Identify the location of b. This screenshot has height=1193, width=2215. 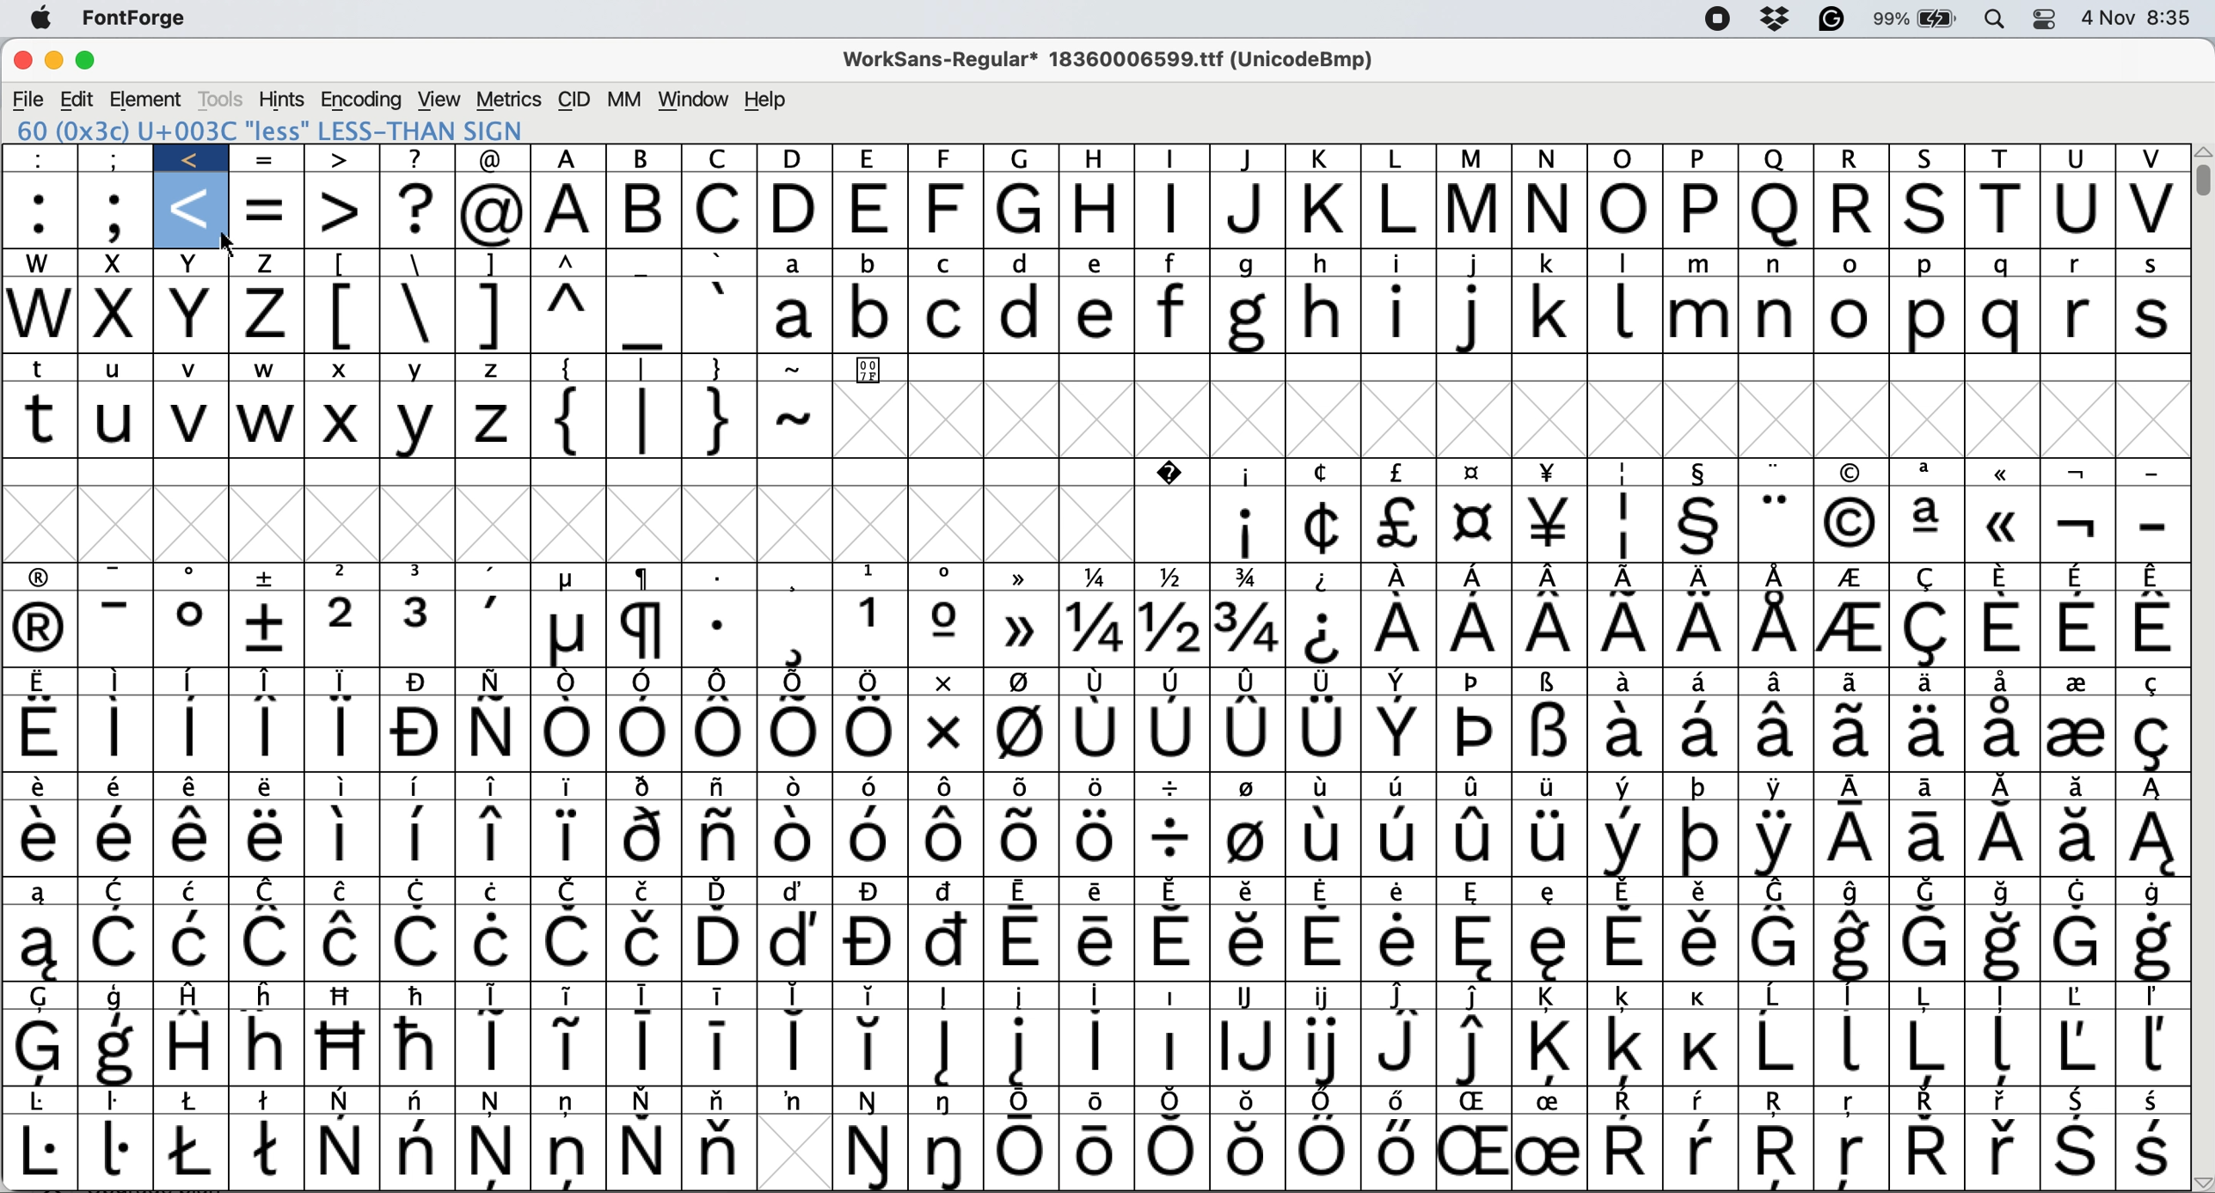
(864, 263).